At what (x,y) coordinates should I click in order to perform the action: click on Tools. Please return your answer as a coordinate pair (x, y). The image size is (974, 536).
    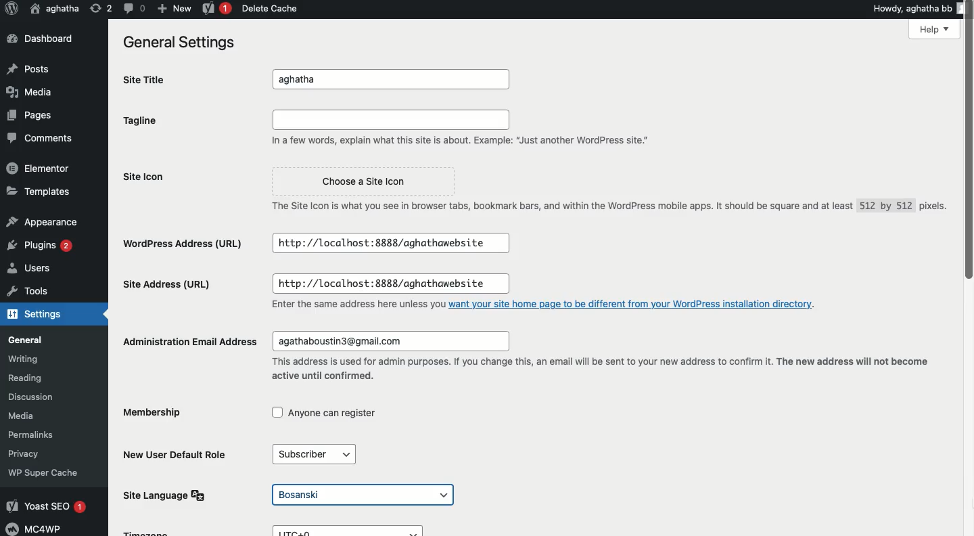
    Looking at the image, I should click on (25, 292).